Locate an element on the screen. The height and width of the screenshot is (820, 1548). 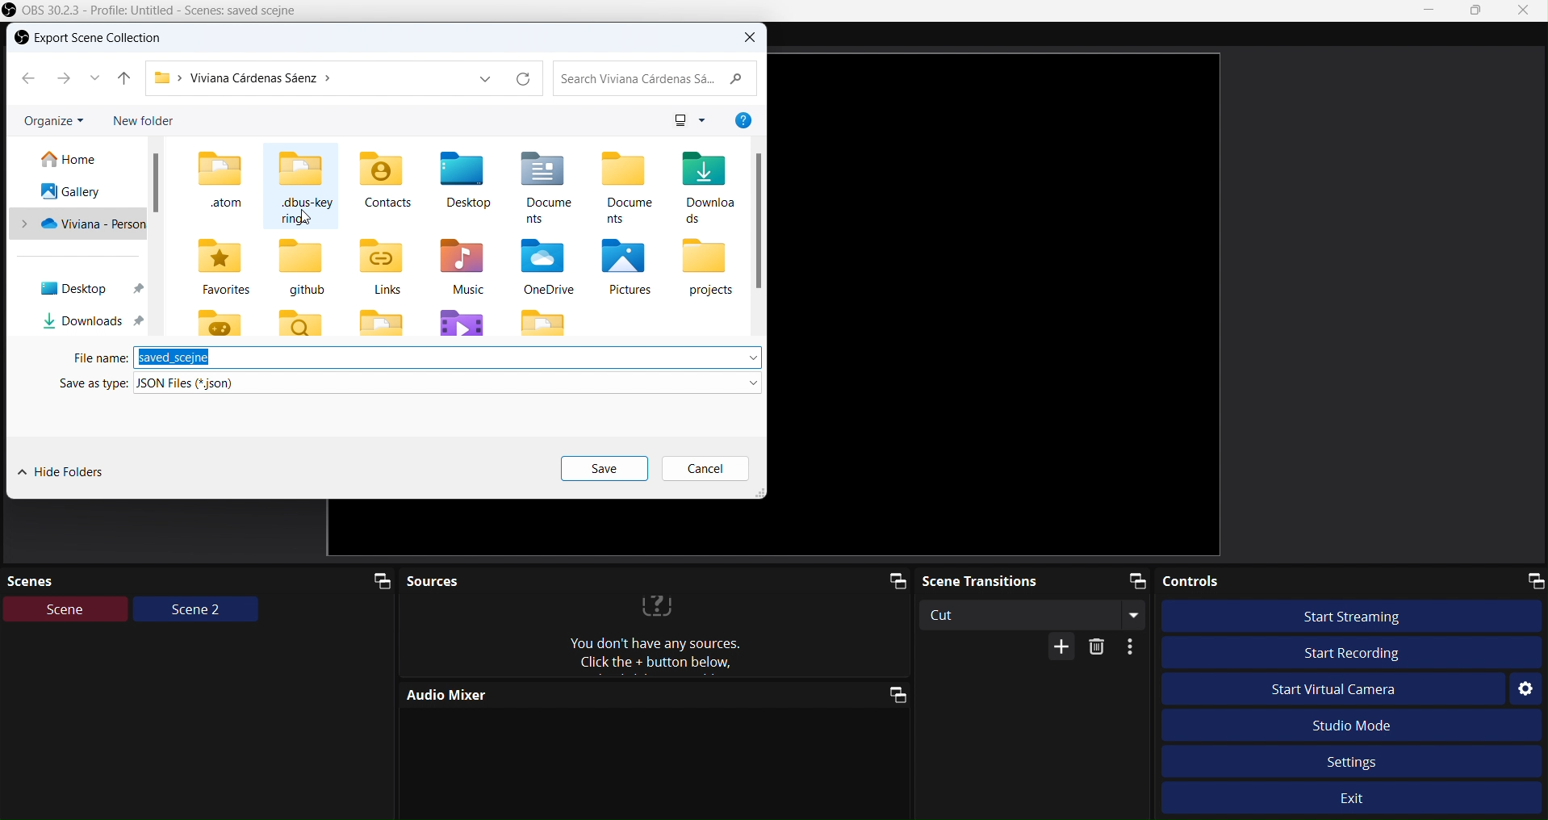
projects is located at coordinates (707, 268).